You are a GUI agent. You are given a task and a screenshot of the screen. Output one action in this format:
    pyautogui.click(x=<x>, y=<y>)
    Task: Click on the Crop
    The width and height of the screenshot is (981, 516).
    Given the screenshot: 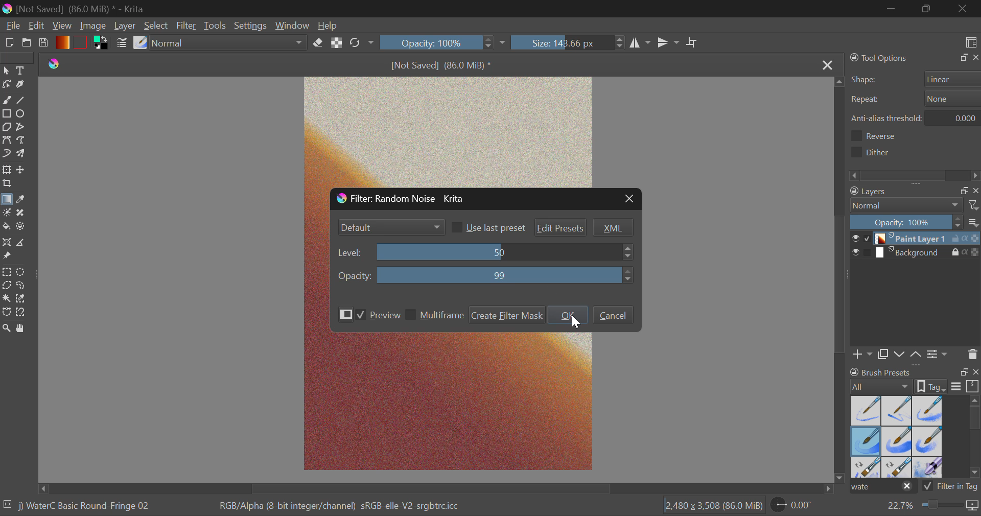 What is the action you would take?
    pyautogui.click(x=7, y=184)
    